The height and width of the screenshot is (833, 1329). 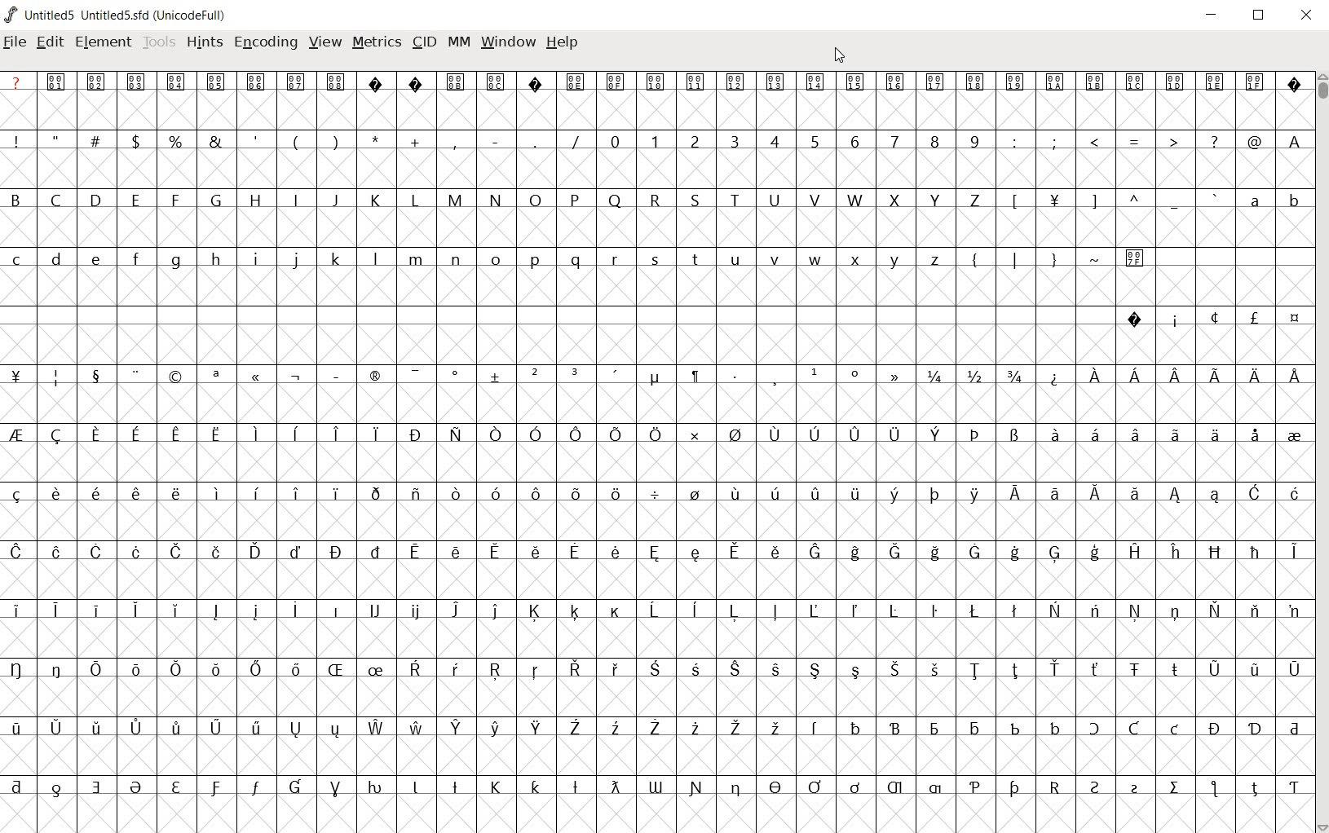 I want to click on Symbol, so click(x=493, y=729).